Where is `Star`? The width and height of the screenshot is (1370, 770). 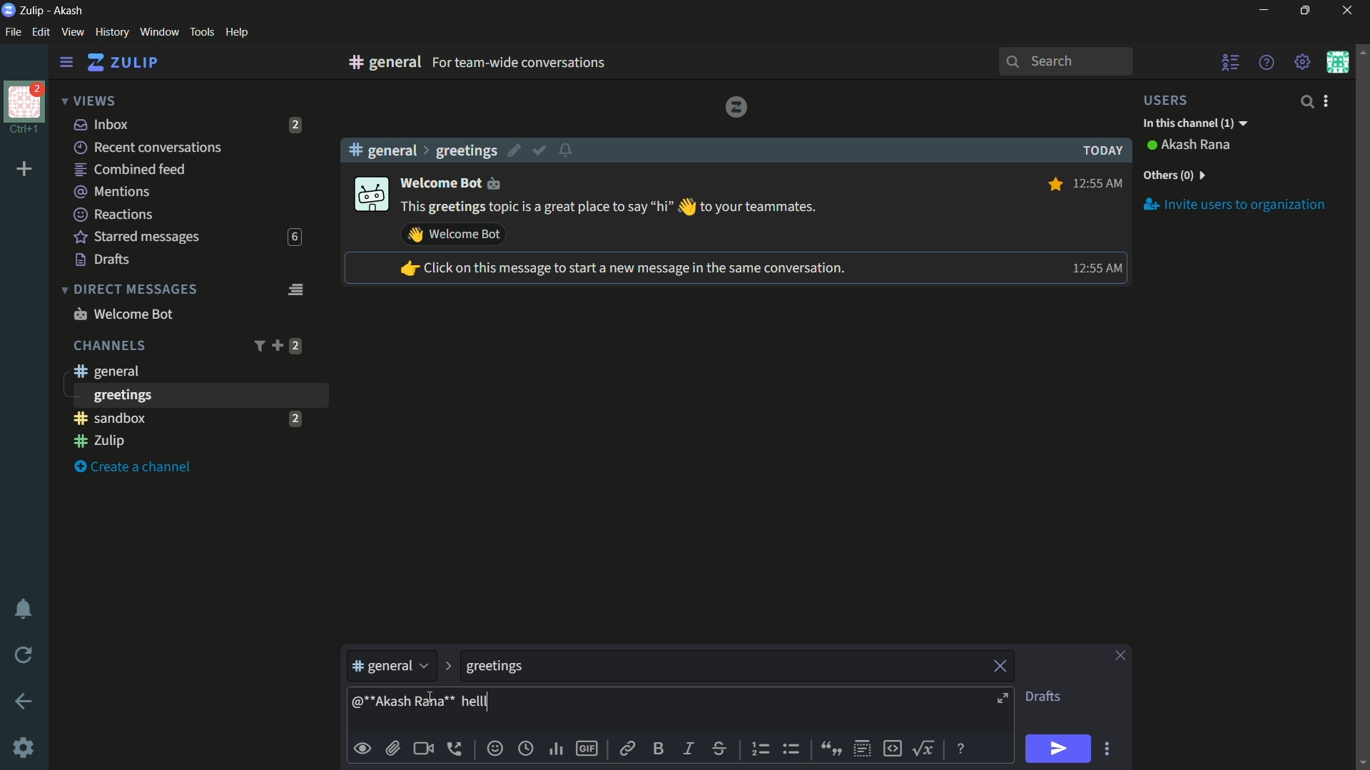 Star is located at coordinates (1053, 184).